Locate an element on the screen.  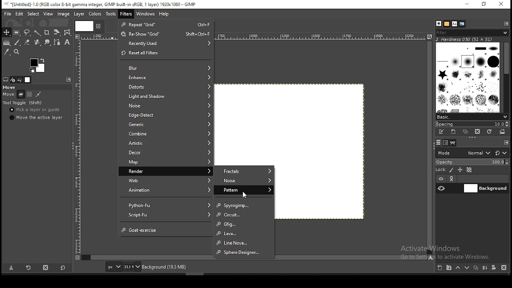
cinfigure this tab is located at coordinates (506, 24).